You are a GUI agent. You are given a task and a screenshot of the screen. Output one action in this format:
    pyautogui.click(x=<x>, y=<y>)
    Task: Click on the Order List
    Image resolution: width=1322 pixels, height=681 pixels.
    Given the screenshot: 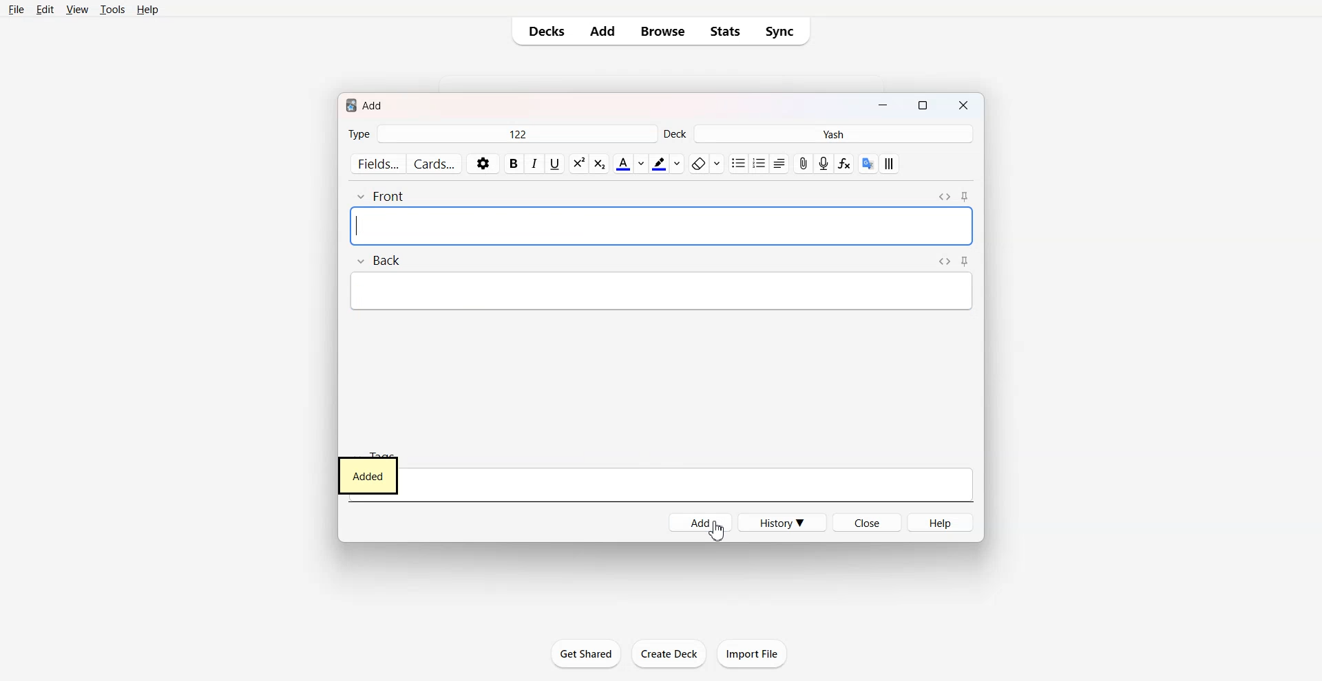 What is the action you would take?
    pyautogui.click(x=759, y=164)
    